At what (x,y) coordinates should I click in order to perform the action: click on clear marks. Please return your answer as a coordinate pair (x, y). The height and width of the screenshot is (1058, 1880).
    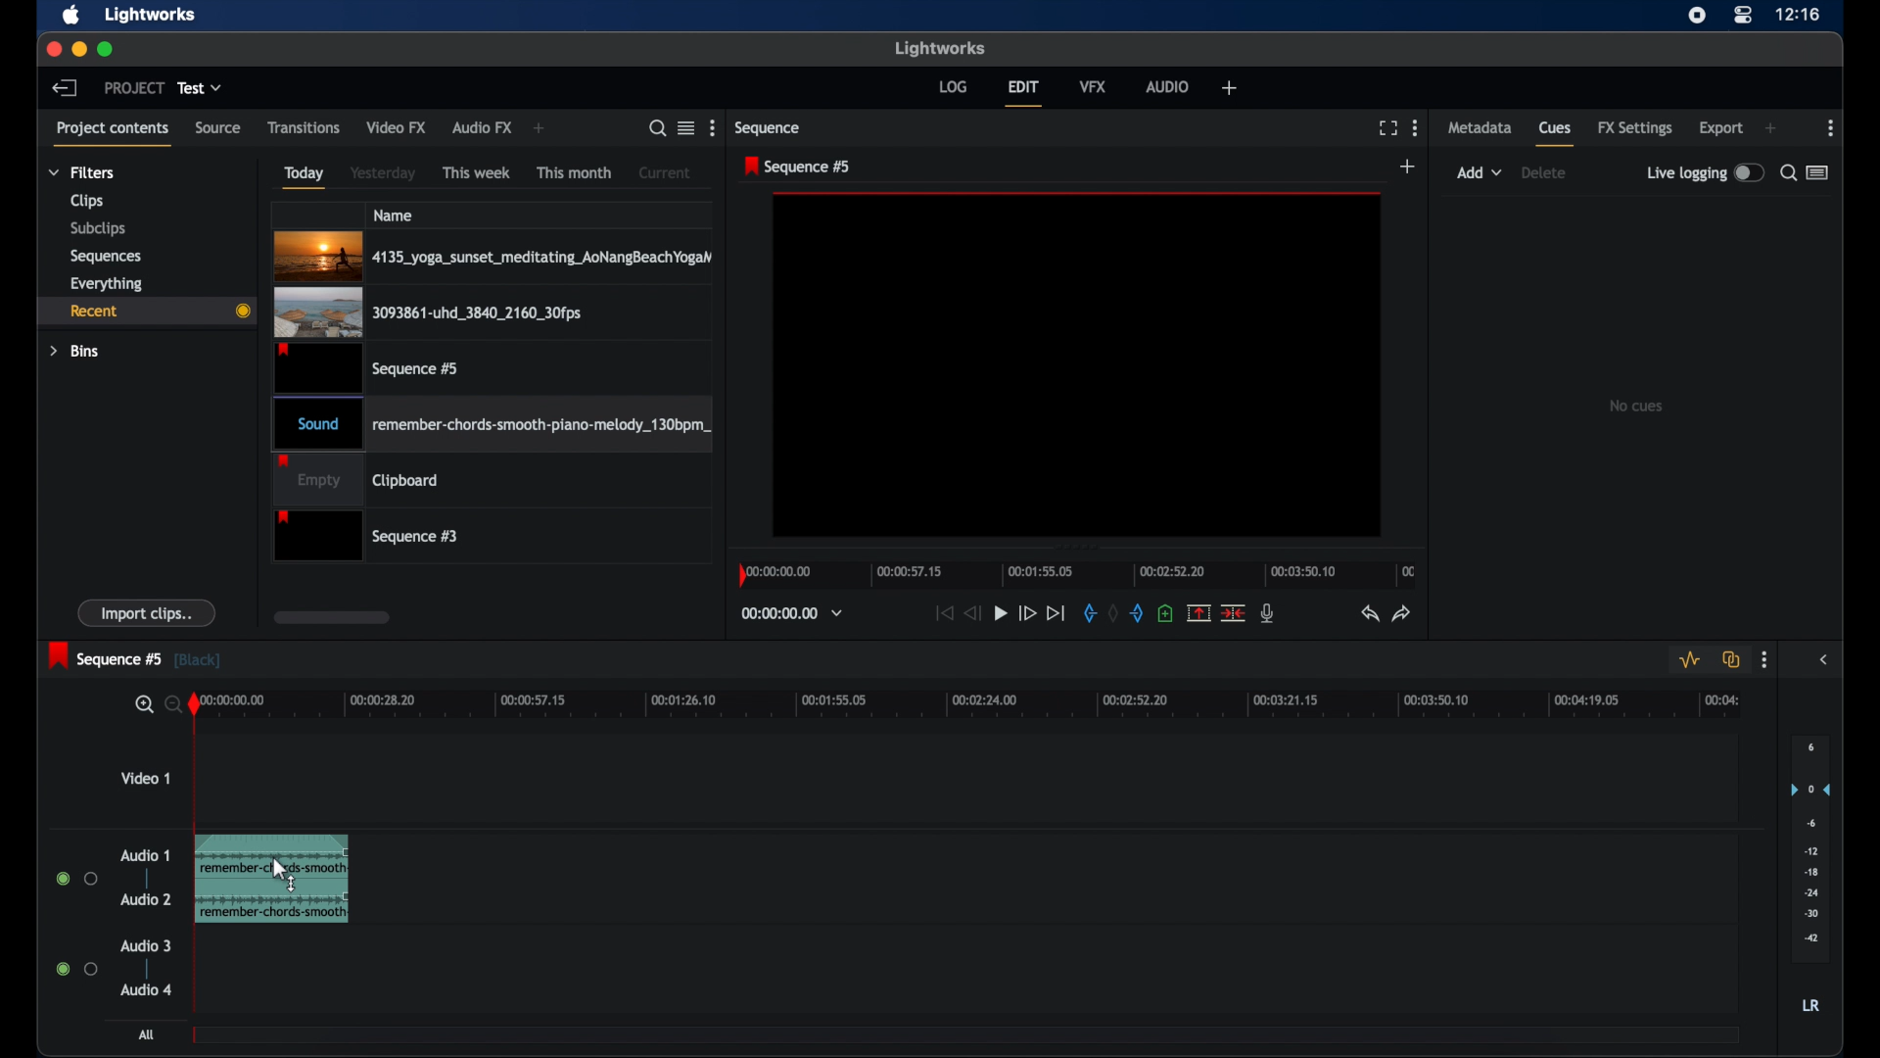
    Looking at the image, I should click on (1111, 614).